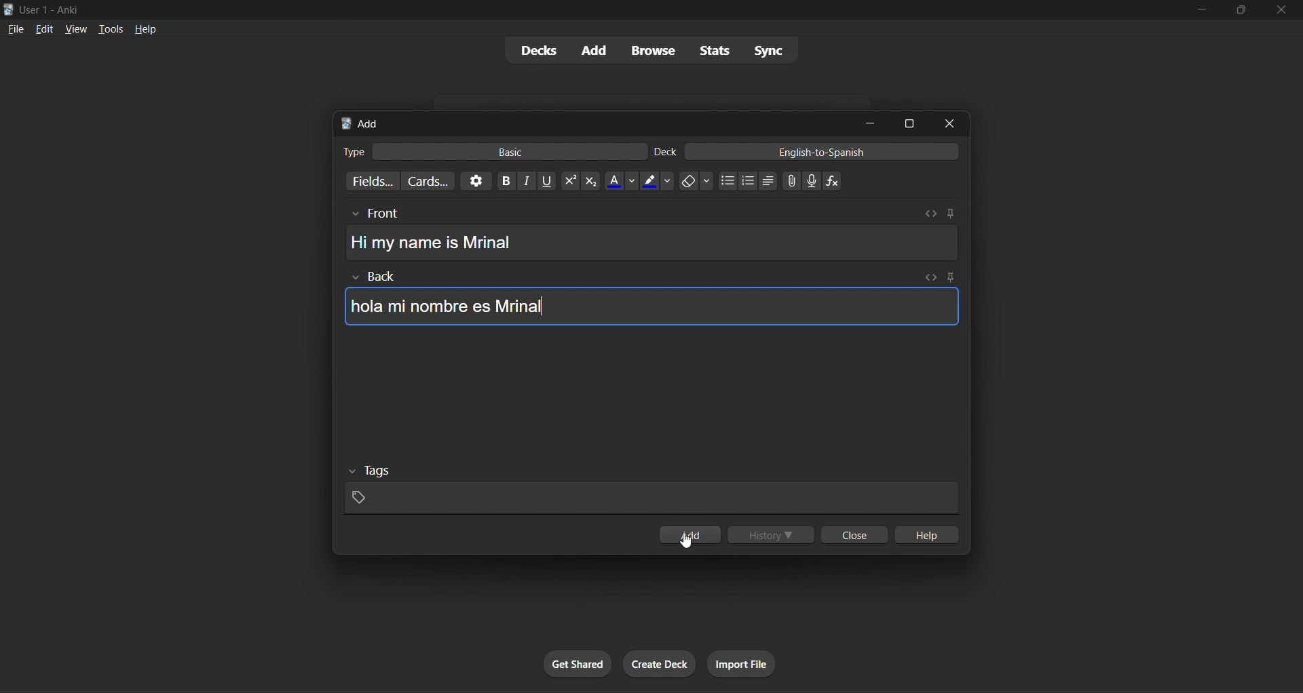 The height and width of the screenshot is (693, 1303). I want to click on card back spanish text box, so click(645, 298).